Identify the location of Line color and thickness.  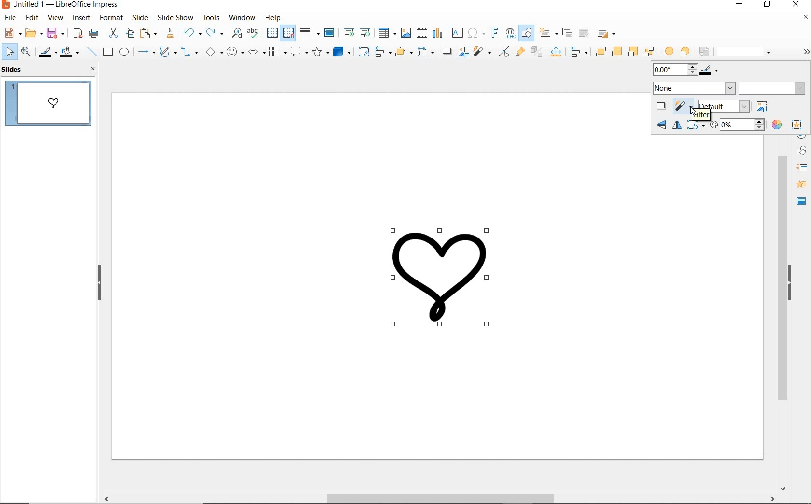
(690, 69).